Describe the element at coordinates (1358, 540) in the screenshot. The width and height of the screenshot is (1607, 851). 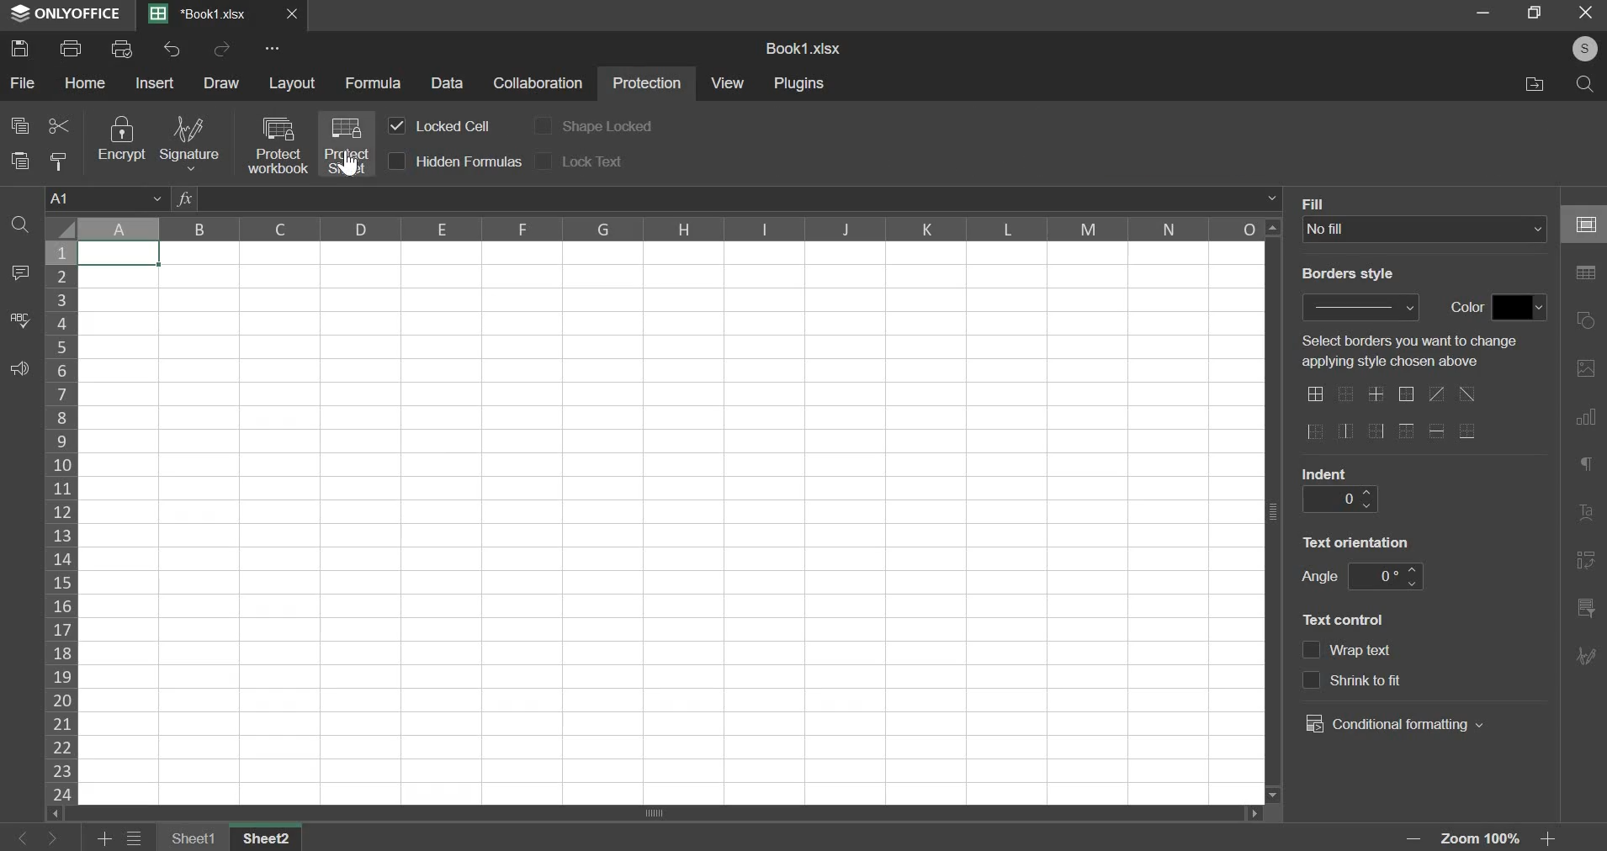
I see `text` at that location.